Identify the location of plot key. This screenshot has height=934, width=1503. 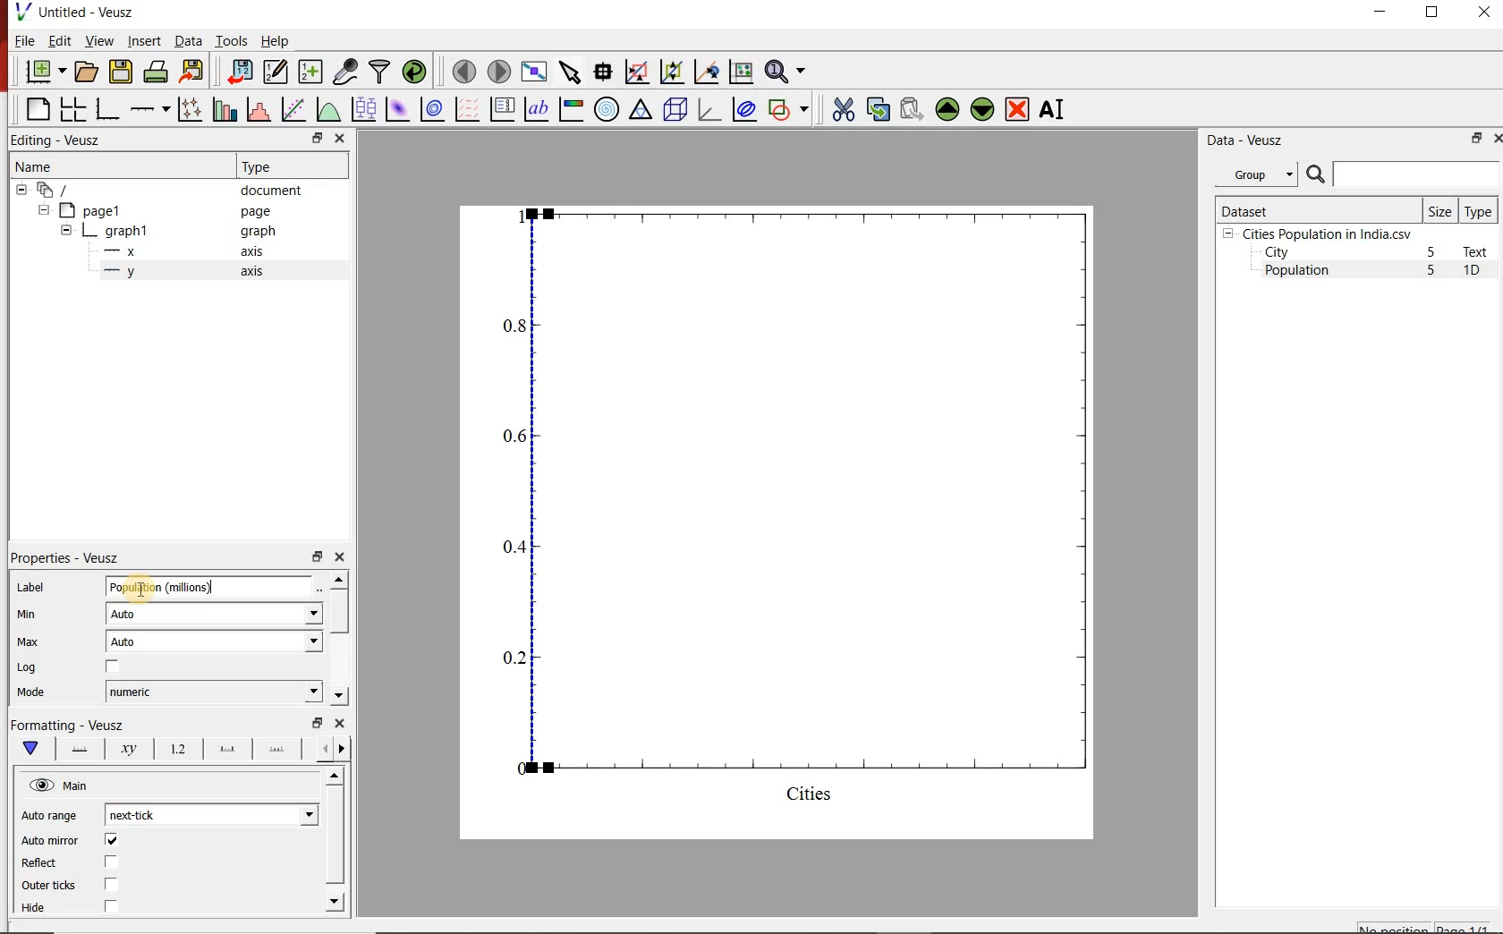
(501, 109).